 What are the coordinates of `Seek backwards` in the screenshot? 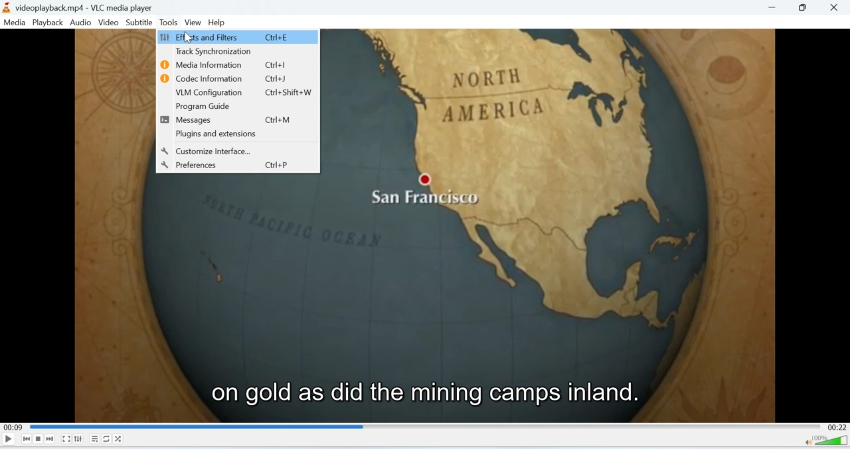 It's located at (27, 440).